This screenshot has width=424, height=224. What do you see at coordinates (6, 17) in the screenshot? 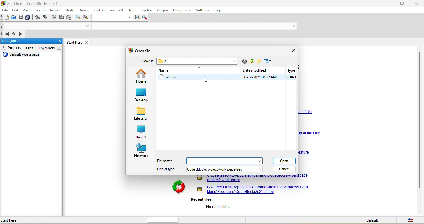
I see `new` at bounding box center [6, 17].